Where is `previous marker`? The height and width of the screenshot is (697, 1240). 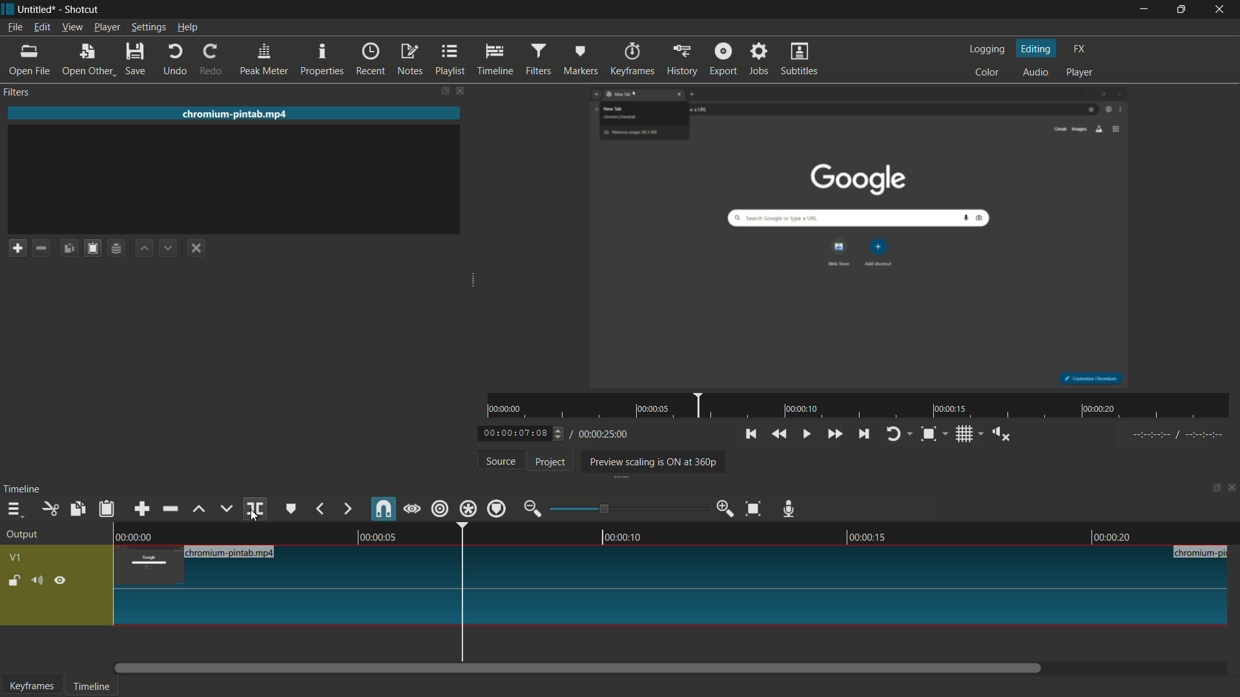 previous marker is located at coordinates (319, 509).